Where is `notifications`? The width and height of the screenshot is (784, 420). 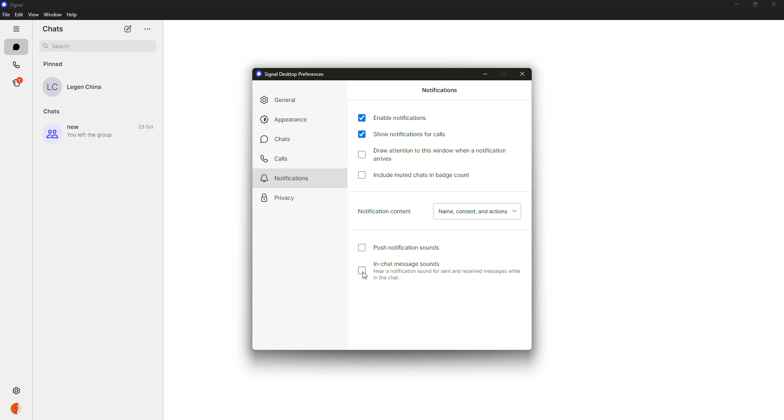
notifications is located at coordinates (439, 91).